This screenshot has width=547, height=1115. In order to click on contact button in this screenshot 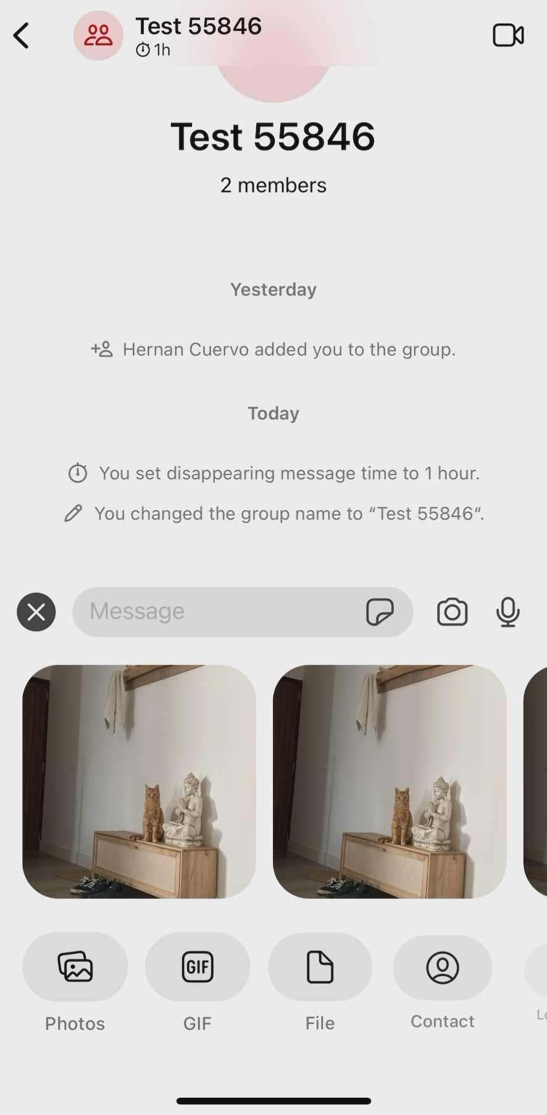, I will do `click(443, 983)`.